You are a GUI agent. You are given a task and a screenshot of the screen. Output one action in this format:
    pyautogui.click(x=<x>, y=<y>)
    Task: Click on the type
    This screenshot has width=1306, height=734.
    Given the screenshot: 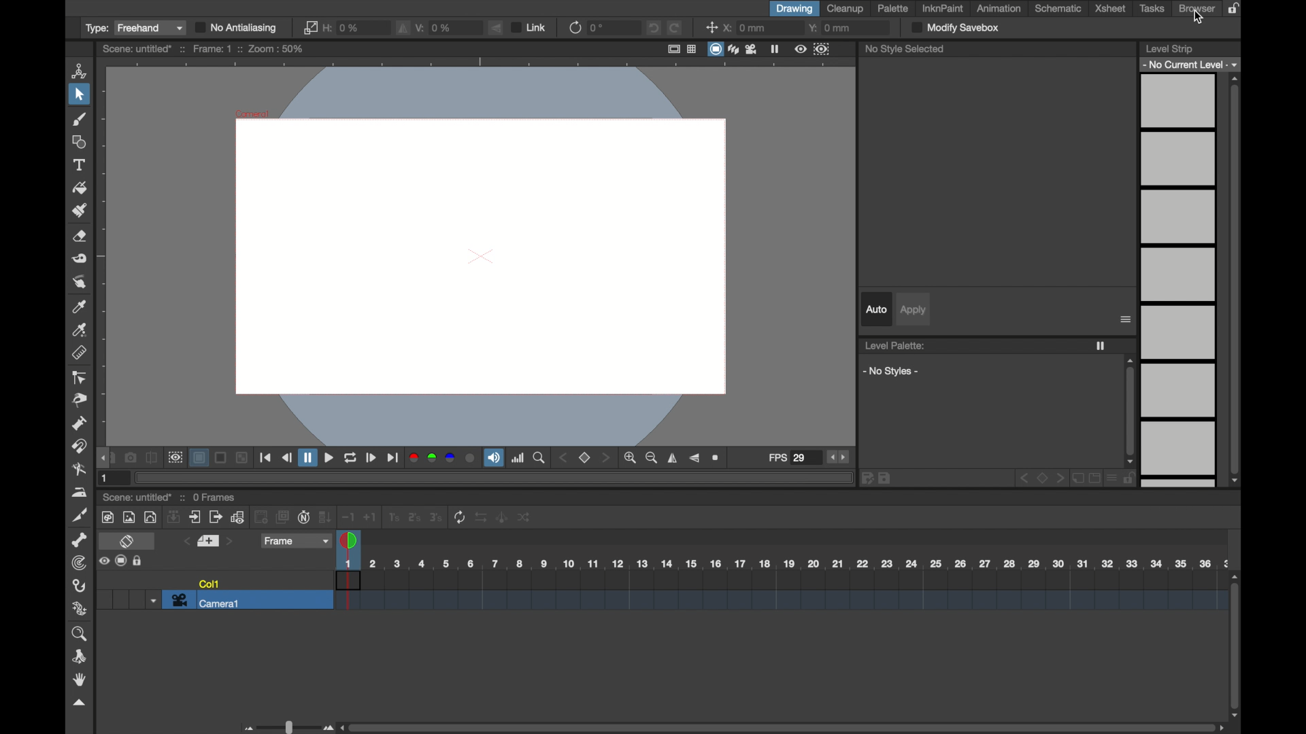 What is the action you would take?
    pyautogui.click(x=135, y=29)
    